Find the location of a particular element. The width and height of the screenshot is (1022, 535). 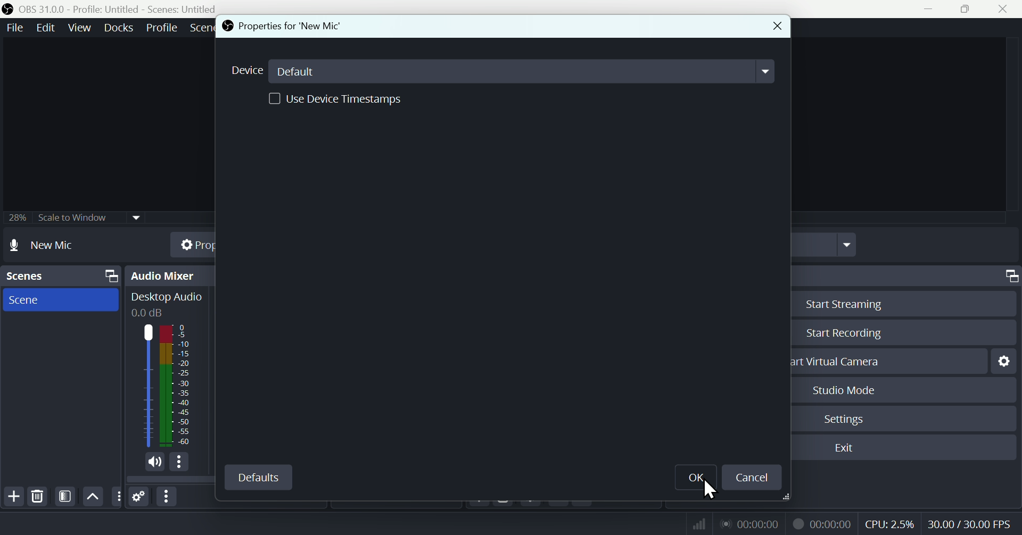

0.0dB is located at coordinates (149, 313).